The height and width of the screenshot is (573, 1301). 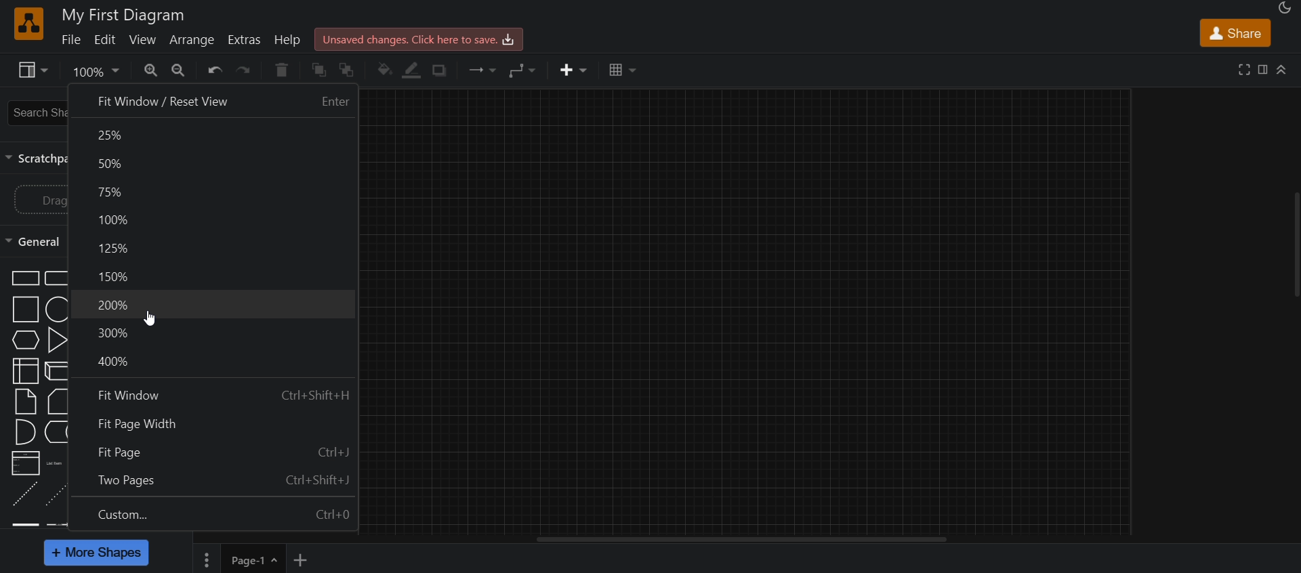 I want to click on insert, so click(x=573, y=70).